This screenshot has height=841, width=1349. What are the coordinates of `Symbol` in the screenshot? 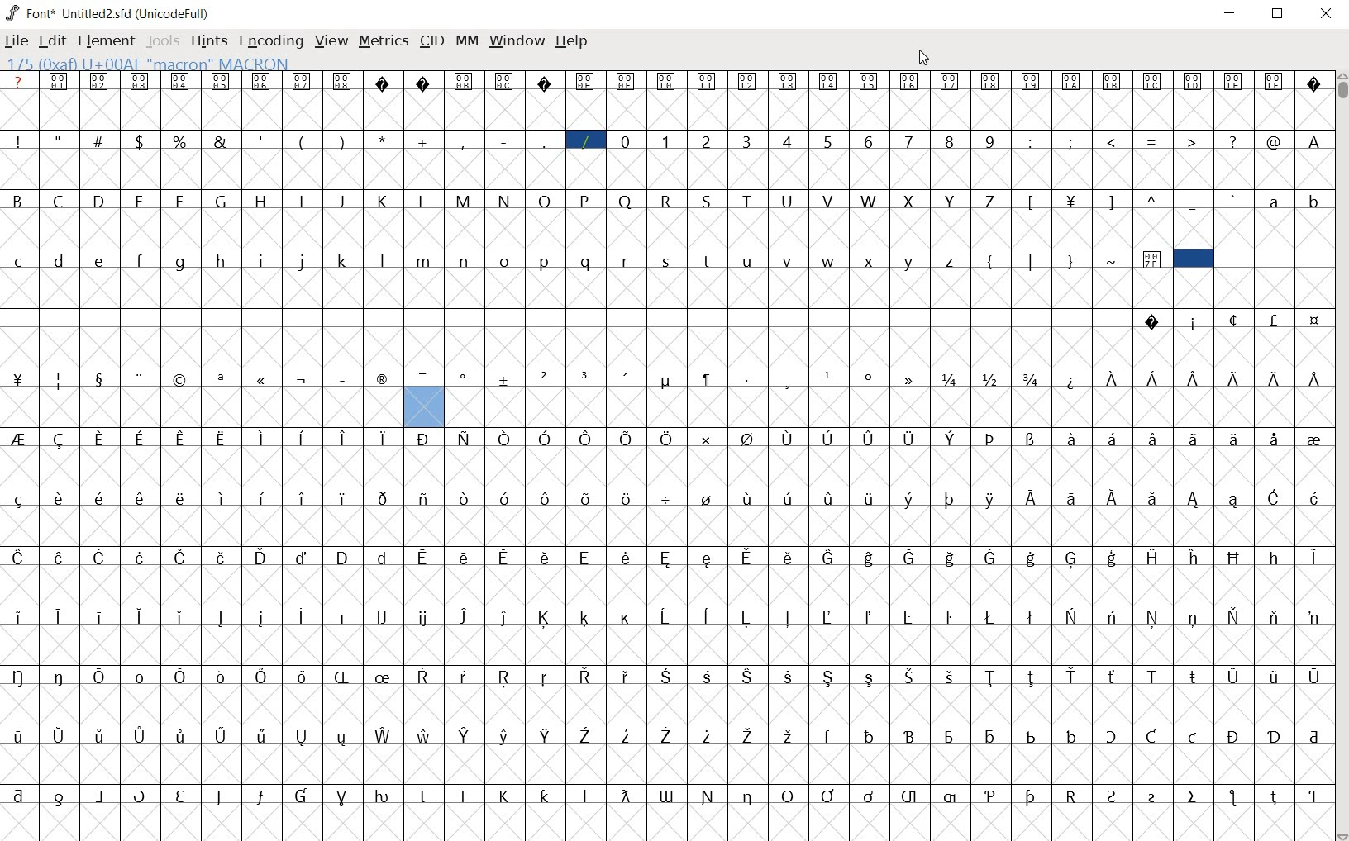 It's located at (143, 557).